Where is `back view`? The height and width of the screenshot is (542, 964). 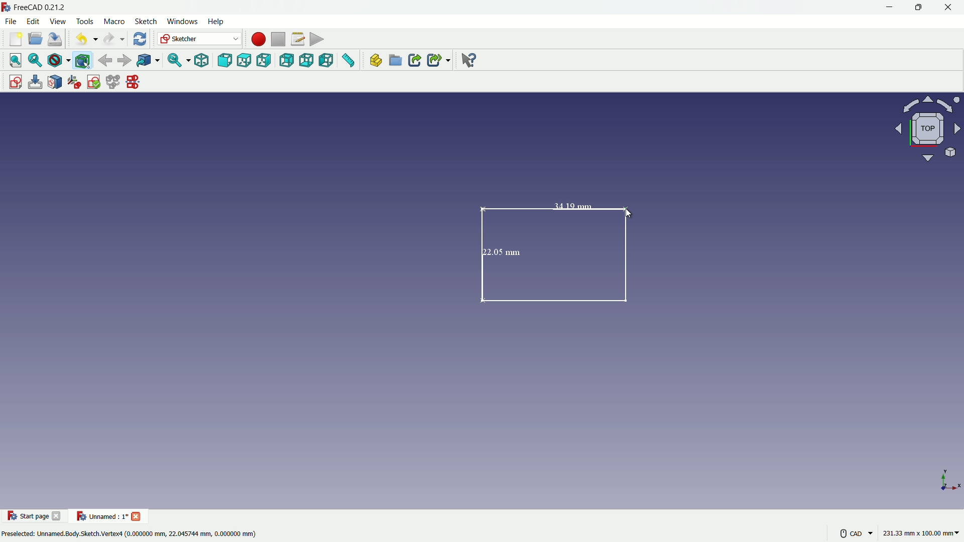 back view is located at coordinates (286, 60).